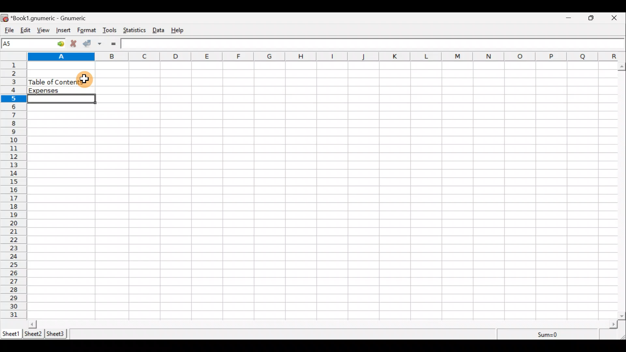 The width and height of the screenshot is (626, 352). I want to click on Selected cell, so click(63, 99).